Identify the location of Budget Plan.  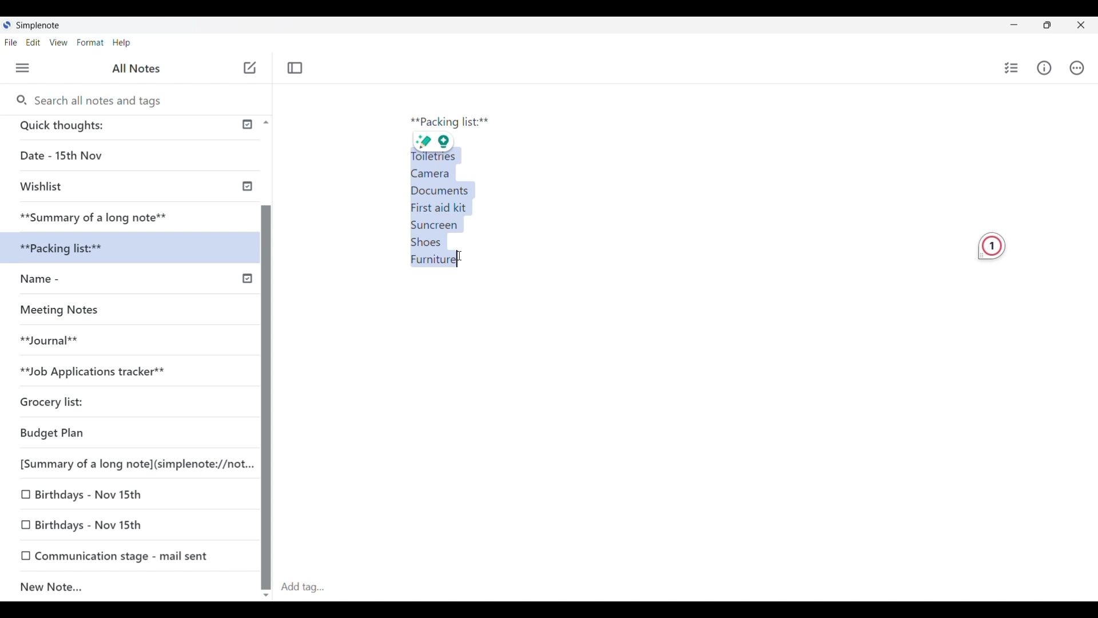
(86, 434).